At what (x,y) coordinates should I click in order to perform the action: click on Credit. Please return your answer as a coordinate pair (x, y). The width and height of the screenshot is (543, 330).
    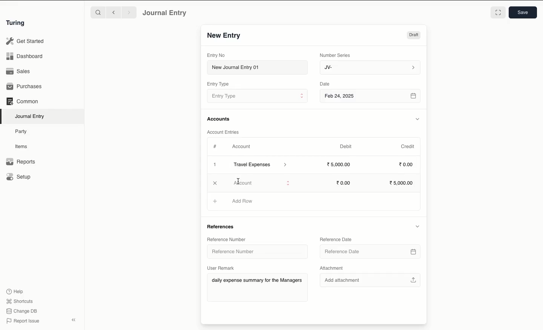
    Looking at the image, I should click on (408, 147).